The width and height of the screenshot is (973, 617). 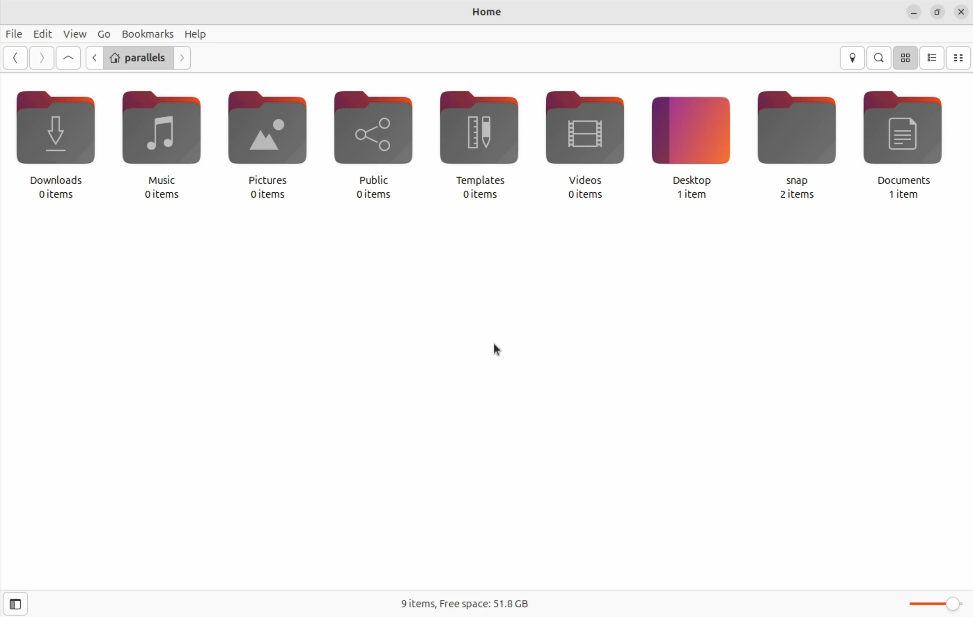 I want to click on 0 items, so click(x=56, y=195).